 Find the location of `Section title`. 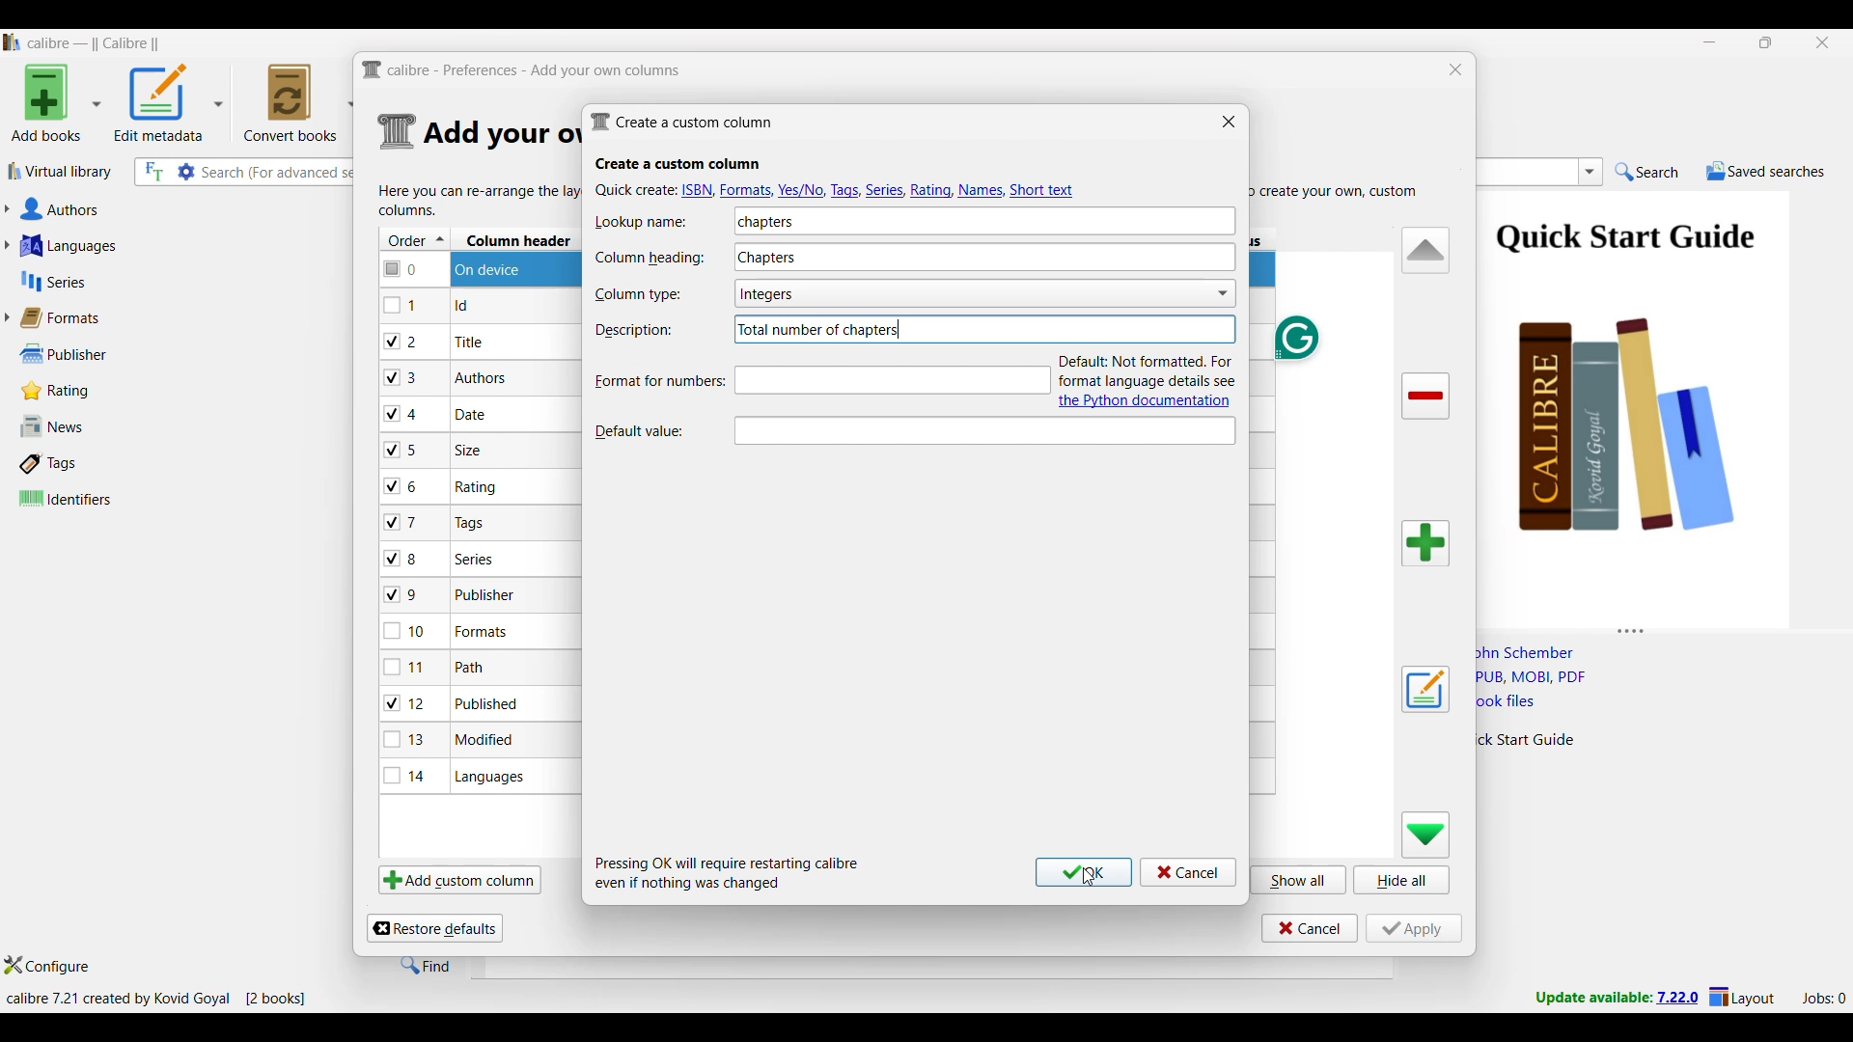

Section title is located at coordinates (678, 164).